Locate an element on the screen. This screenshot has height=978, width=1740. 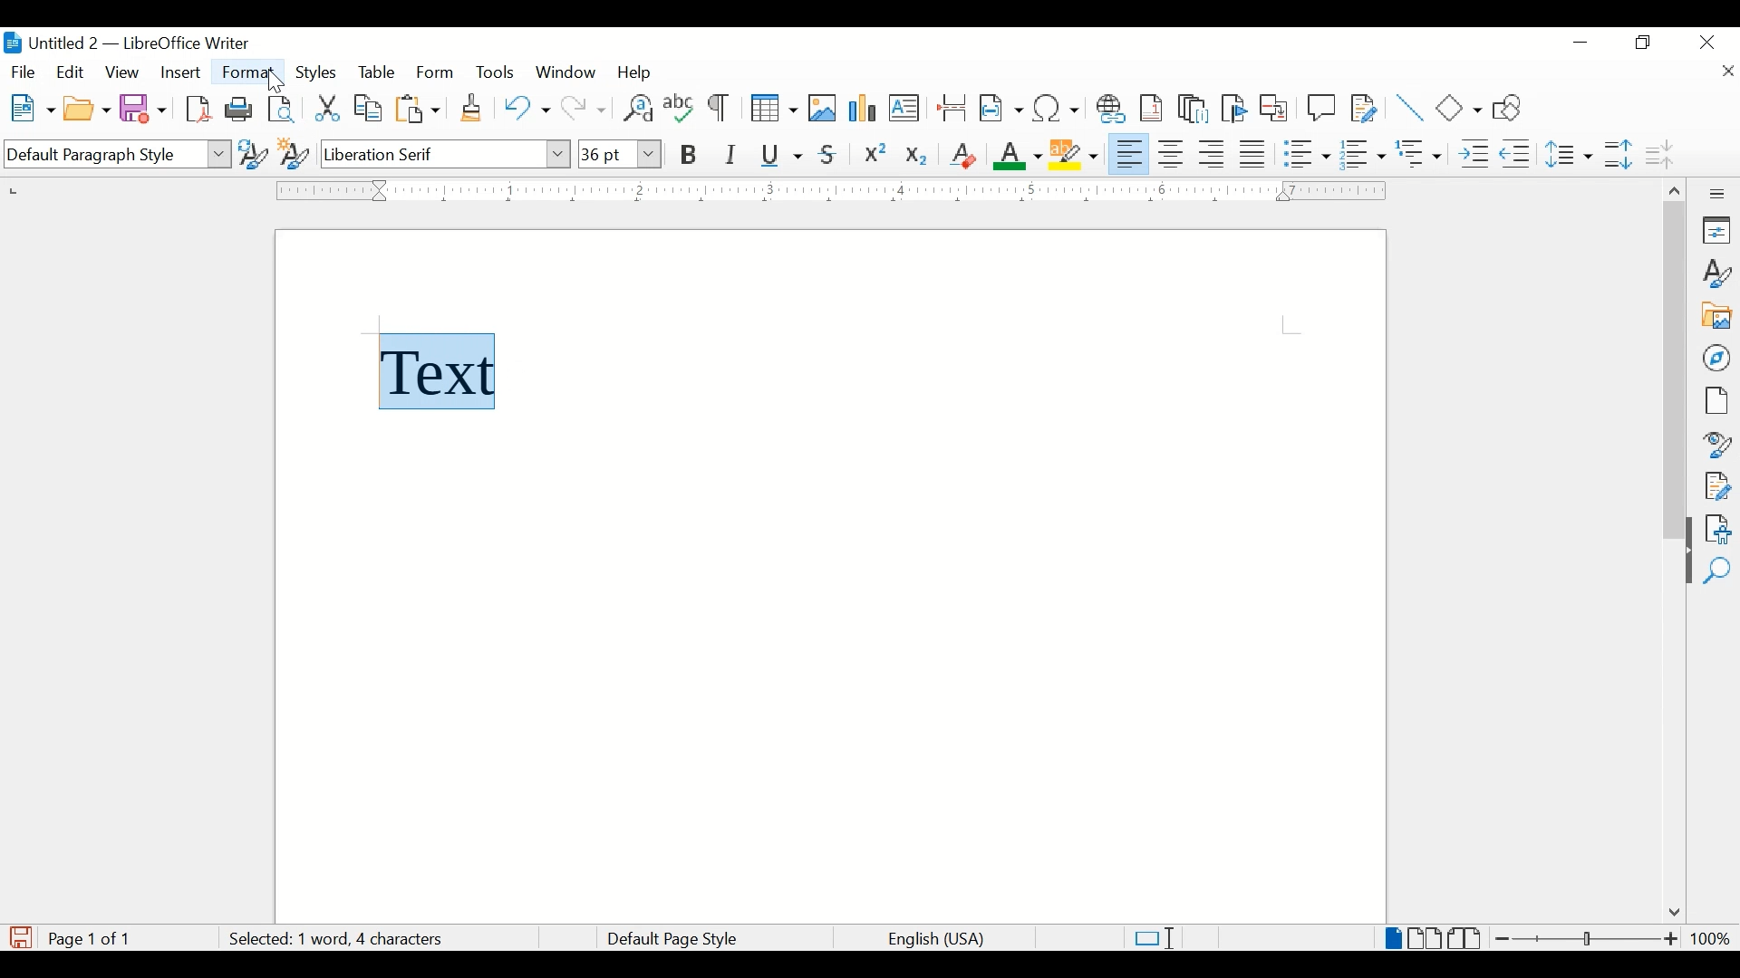
redo is located at coordinates (585, 109).